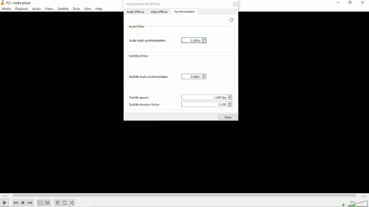 This screenshot has width=369, height=207. What do you see at coordinates (76, 8) in the screenshot?
I see `Tools` at bounding box center [76, 8].